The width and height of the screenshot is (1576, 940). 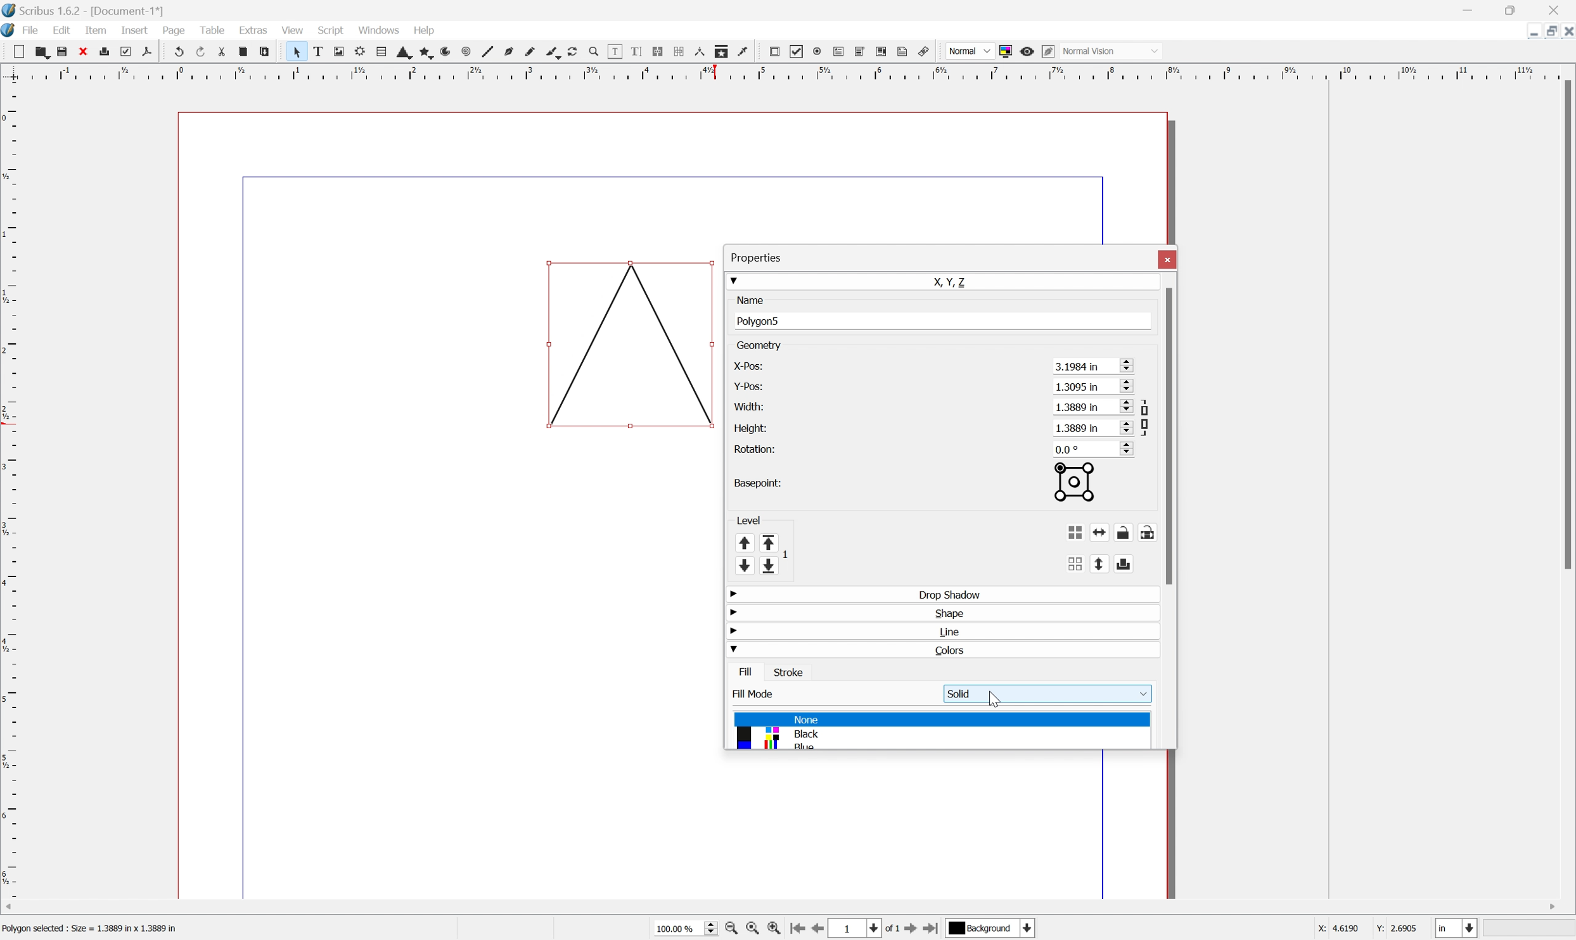 What do you see at coordinates (1532, 31) in the screenshot?
I see `Minimize` at bounding box center [1532, 31].